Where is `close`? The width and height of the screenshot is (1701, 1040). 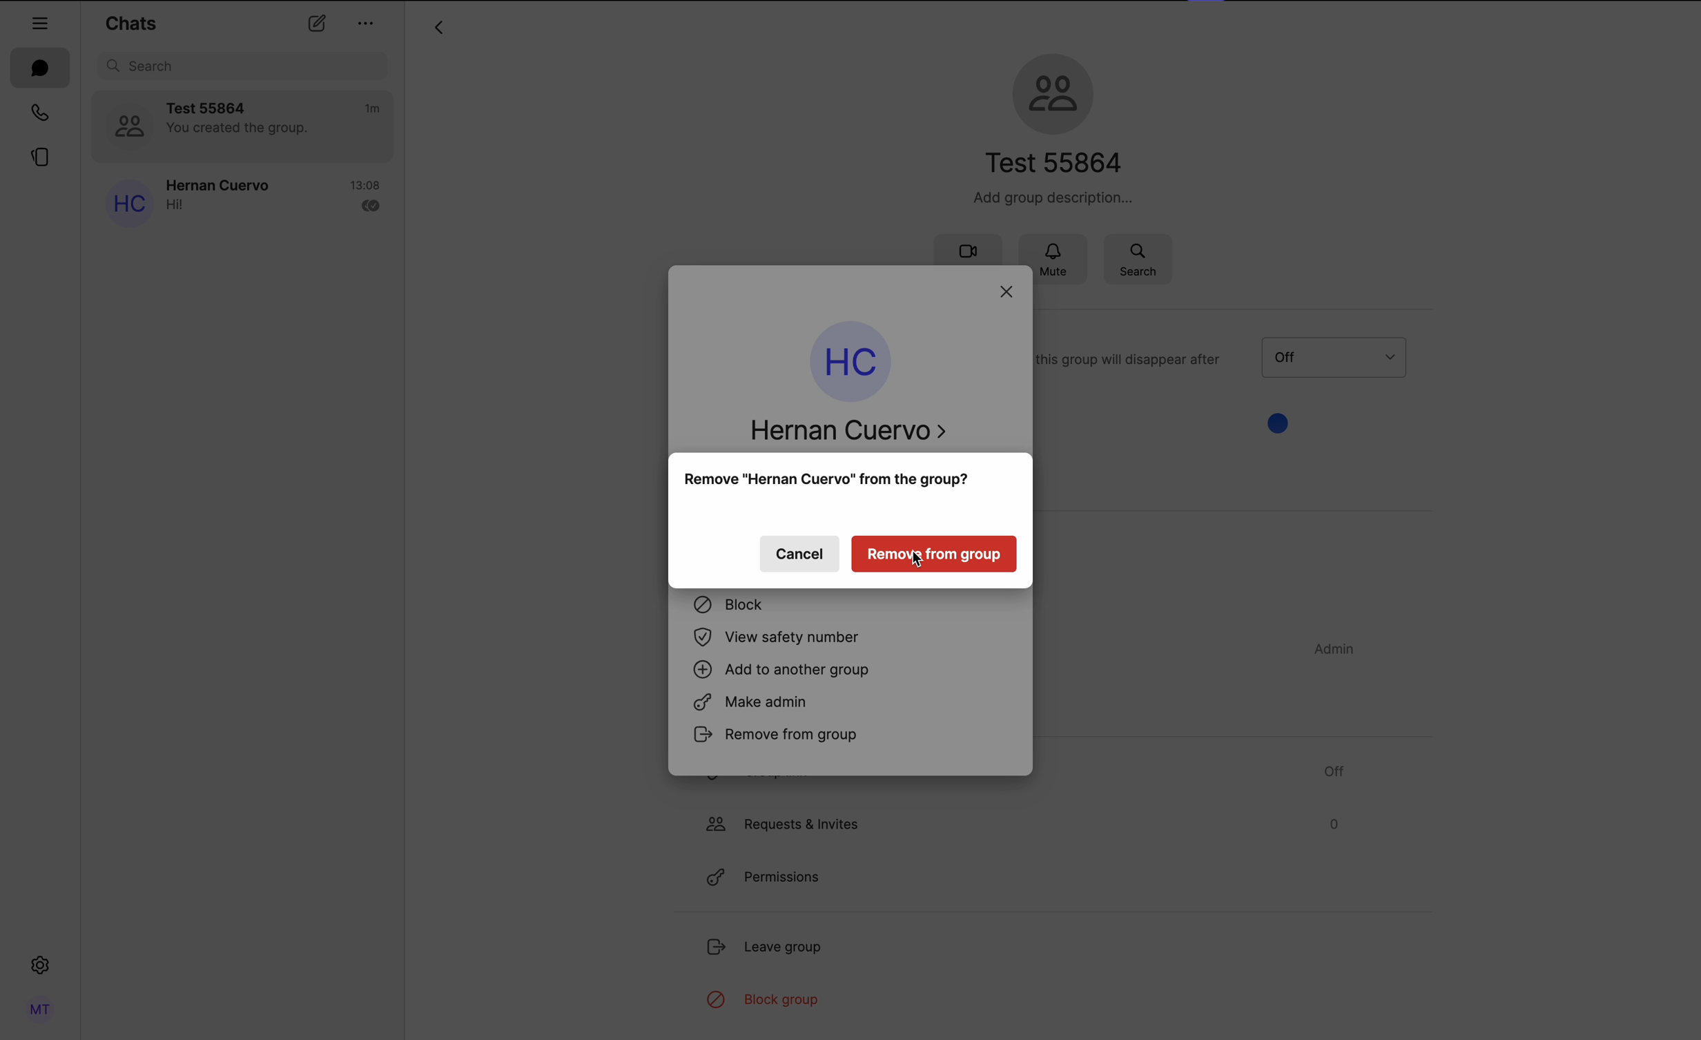
close is located at coordinates (1008, 293).